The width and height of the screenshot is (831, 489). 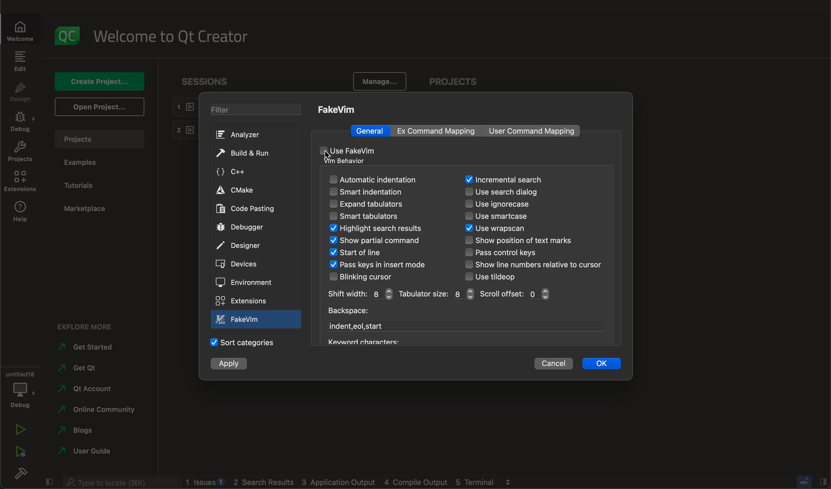 I want to click on vm behaviour , so click(x=348, y=162).